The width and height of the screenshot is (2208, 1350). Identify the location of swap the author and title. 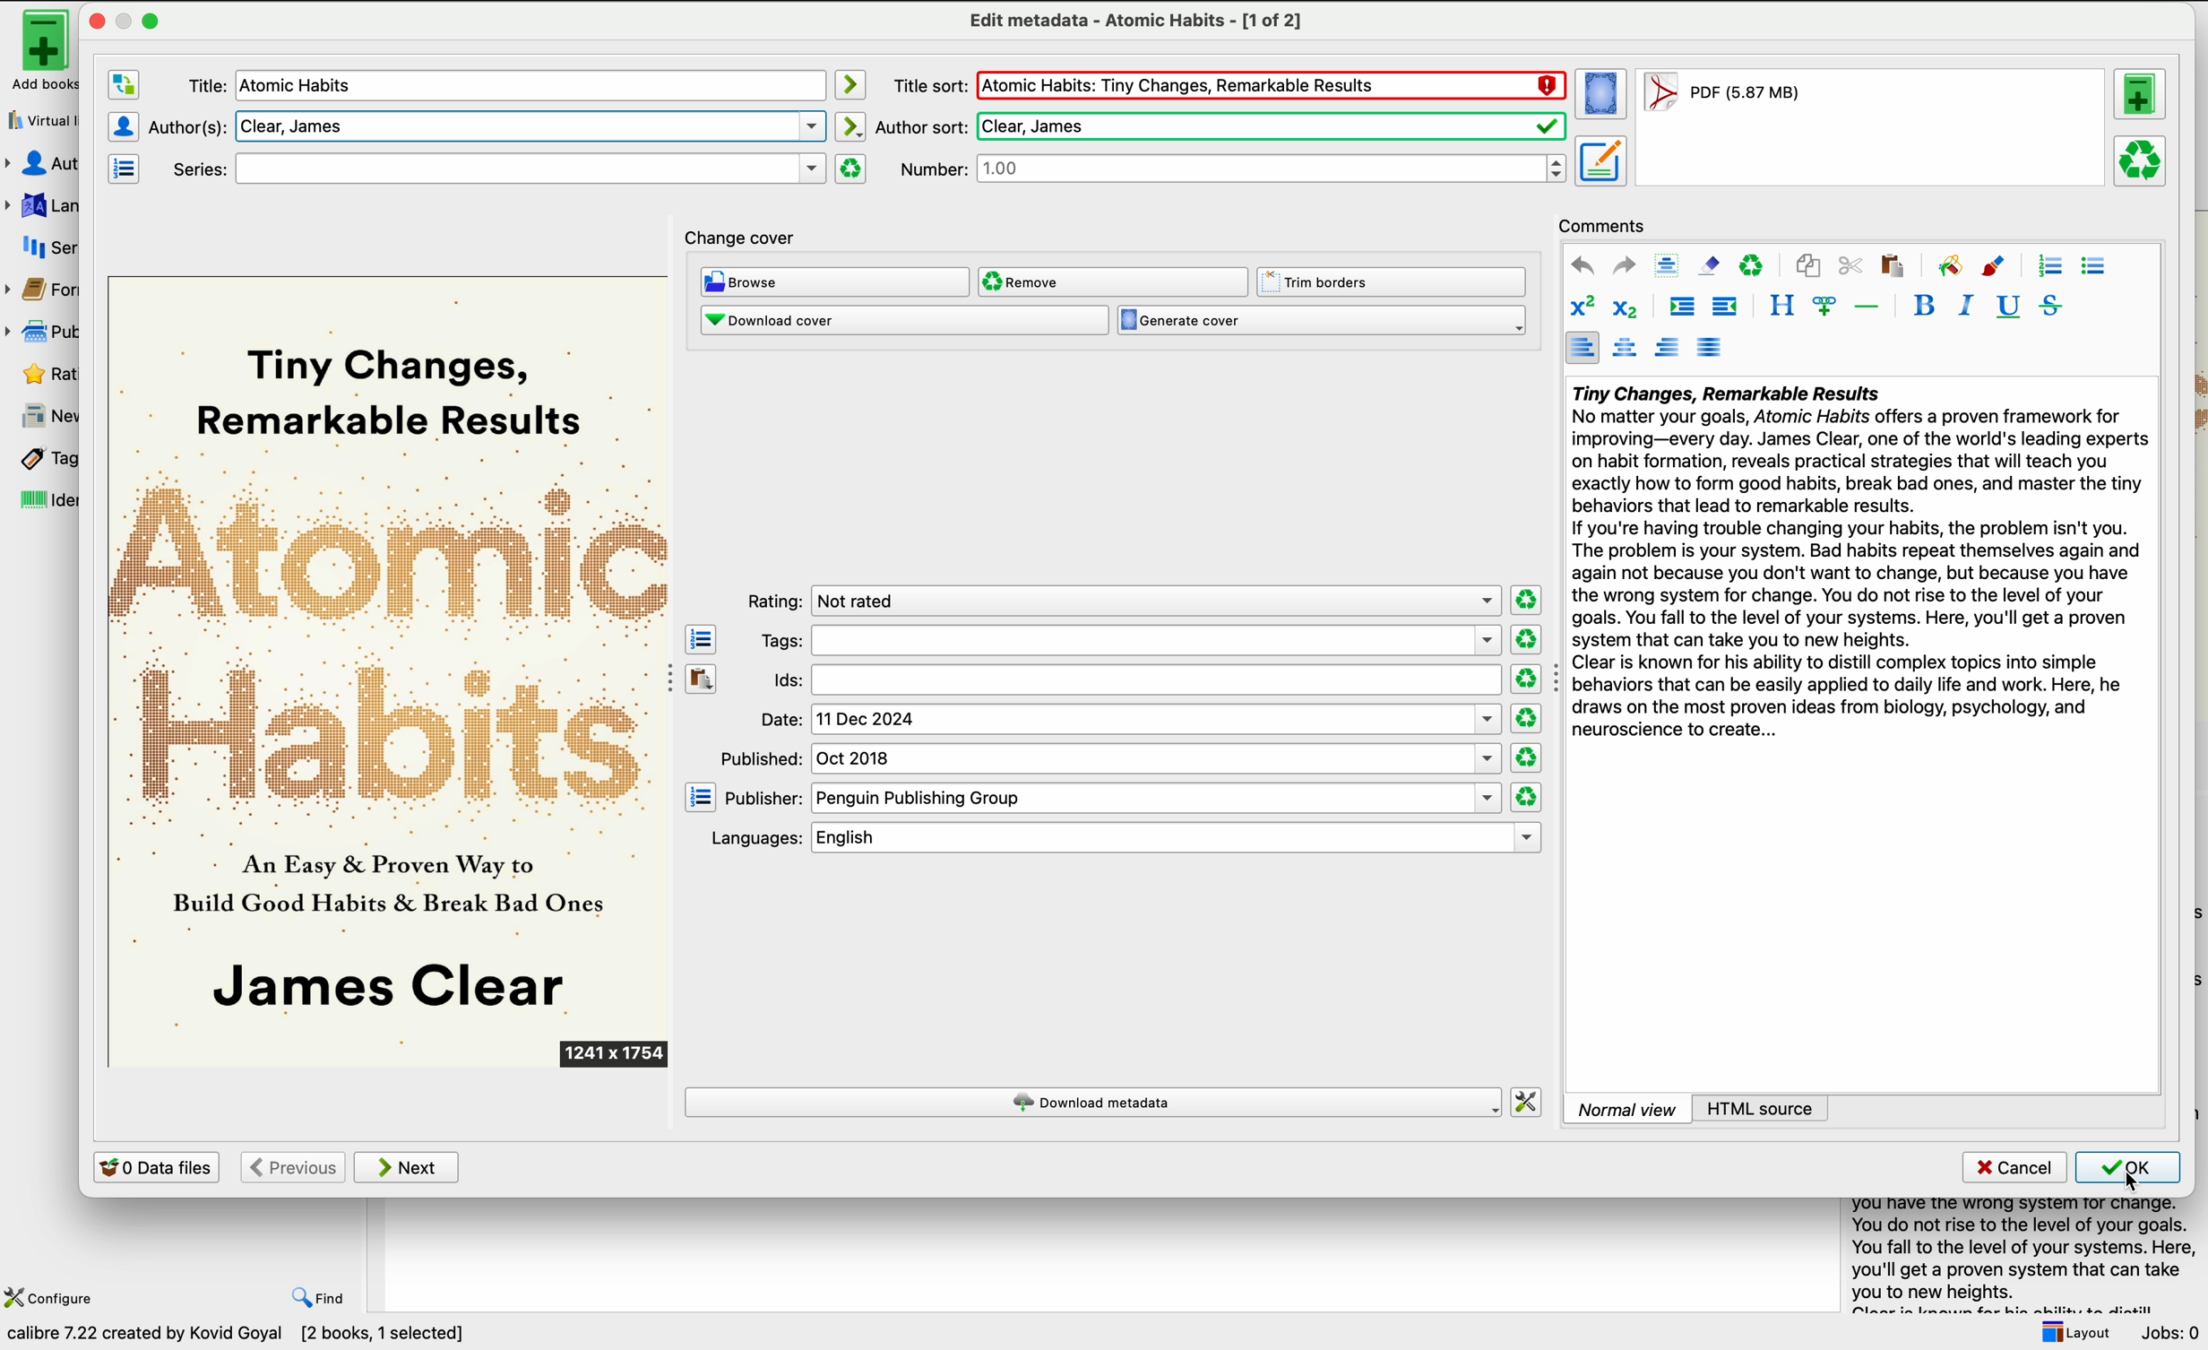
(123, 86).